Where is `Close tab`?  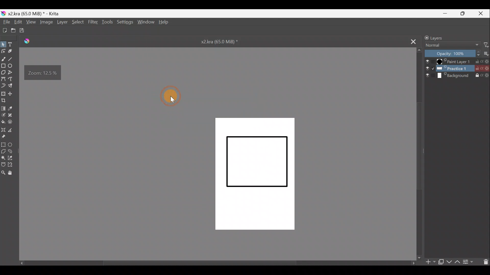
Close tab is located at coordinates (412, 41).